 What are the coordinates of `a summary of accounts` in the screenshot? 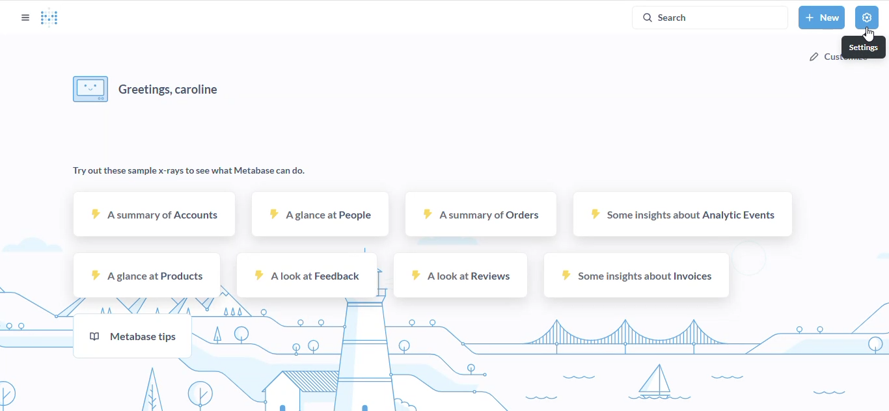 It's located at (154, 214).